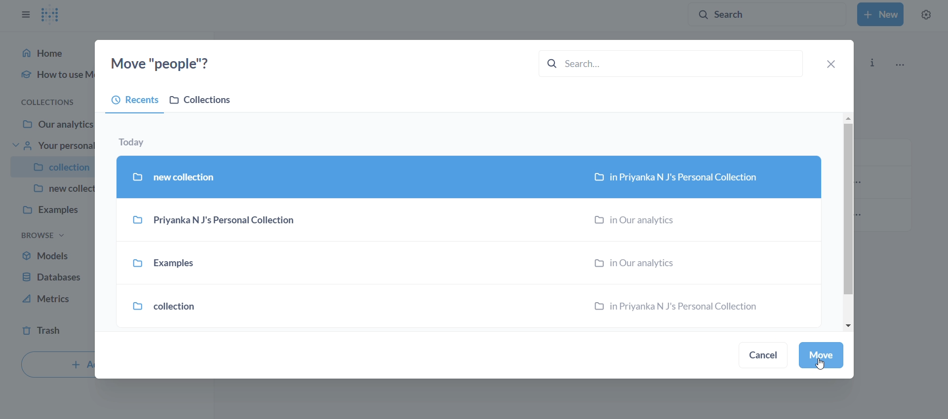 Image resolution: width=948 pixels, height=419 pixels. What do you see at coordinates (52, 146) in the screenshot?
I see `your personal` at bounding box center [52, 146].